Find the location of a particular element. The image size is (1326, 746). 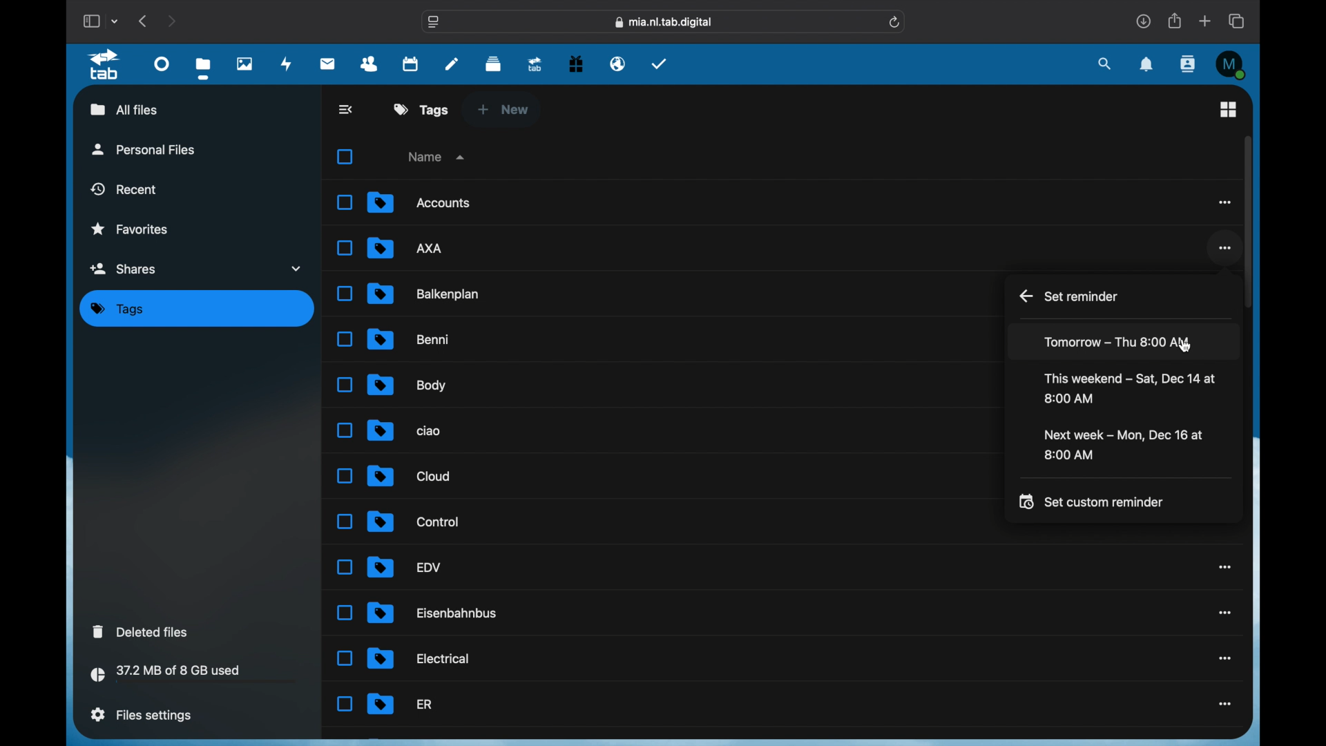

new is located at coordinates (503, 109).